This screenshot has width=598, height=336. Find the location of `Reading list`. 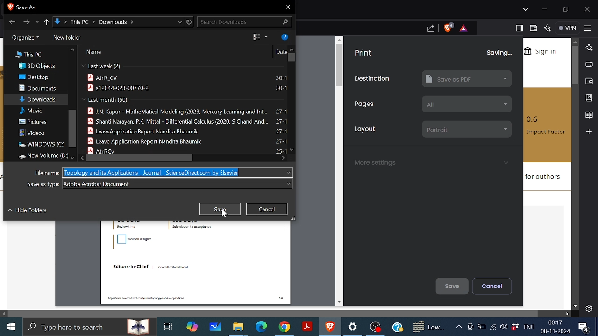

Reading list is located at coordinates (589, 115).